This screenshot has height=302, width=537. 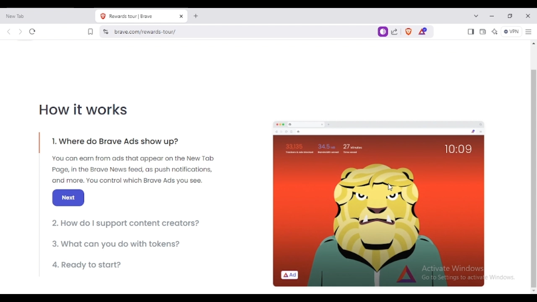 What do you see at coordinates (476, 16) in the screenshot?
I see `search tabs` at bounding box center [476, 16].